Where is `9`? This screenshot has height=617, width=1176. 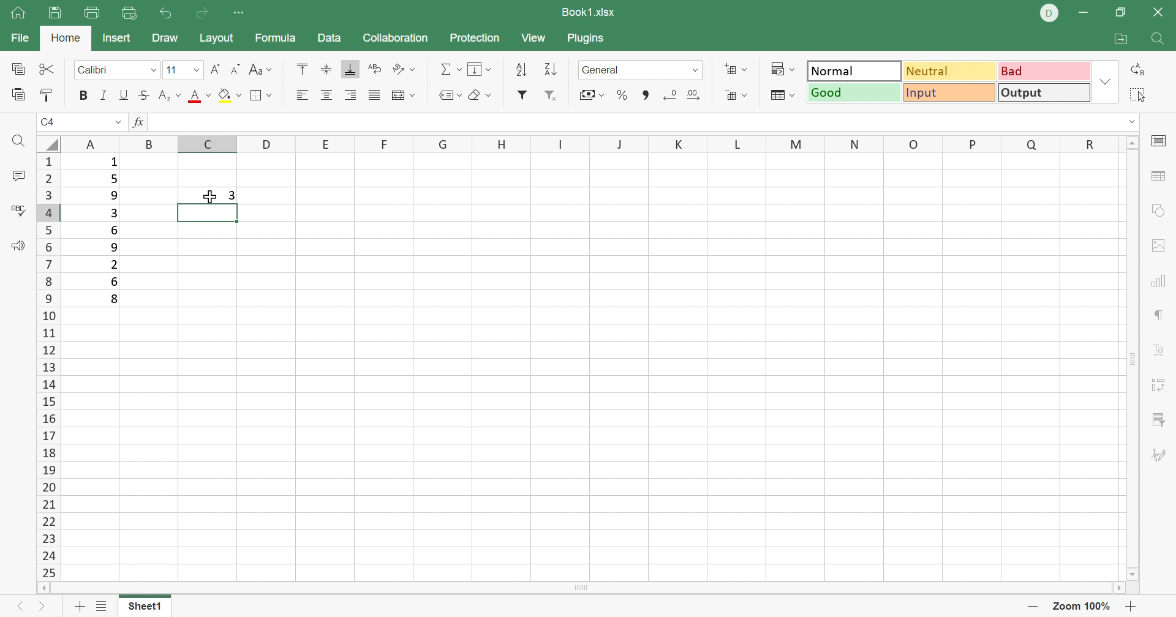
9 is located at coordinates (113, 247).